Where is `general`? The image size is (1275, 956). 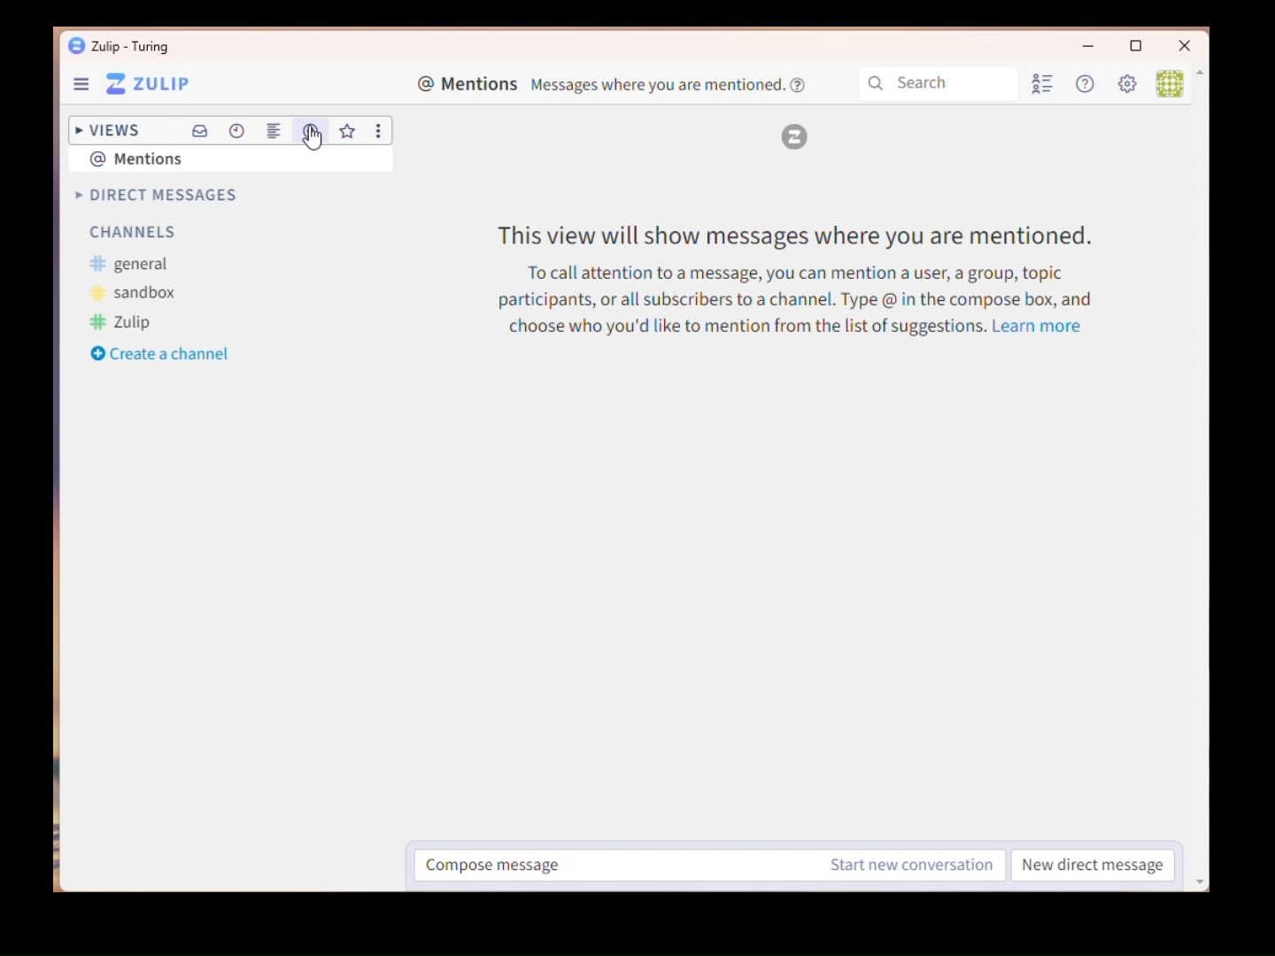
general is located at coordinates (130, 265).